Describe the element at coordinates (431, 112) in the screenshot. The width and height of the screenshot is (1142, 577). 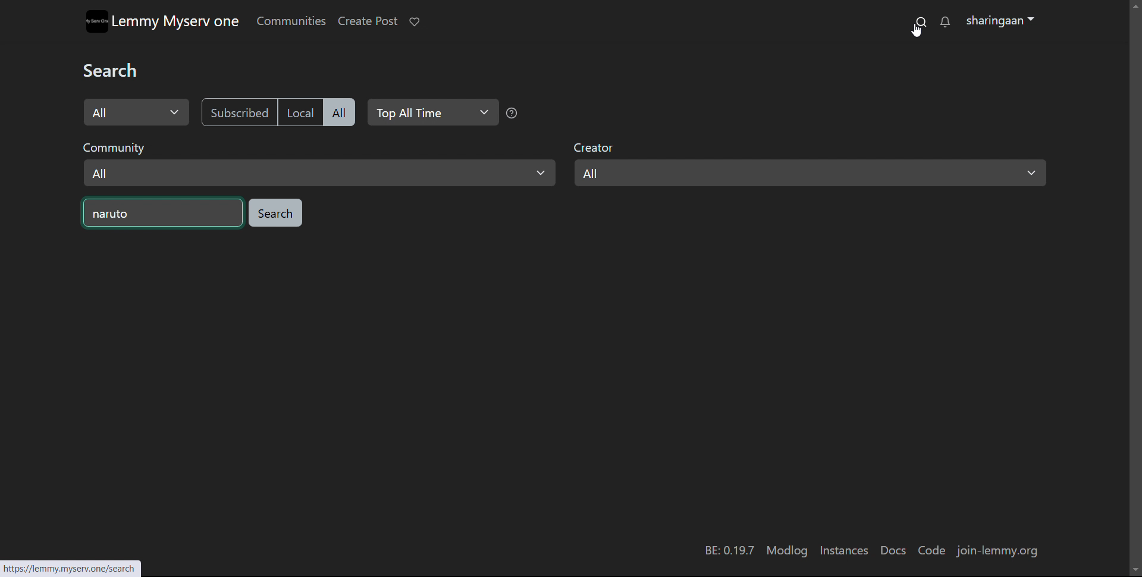
I see `select relevance` at that location.